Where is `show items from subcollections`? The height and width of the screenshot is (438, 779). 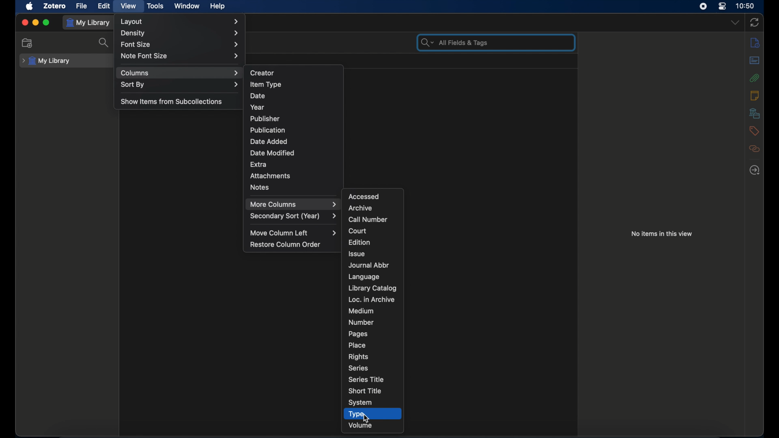 show items from subcollections is located at coordinates (172, 101).